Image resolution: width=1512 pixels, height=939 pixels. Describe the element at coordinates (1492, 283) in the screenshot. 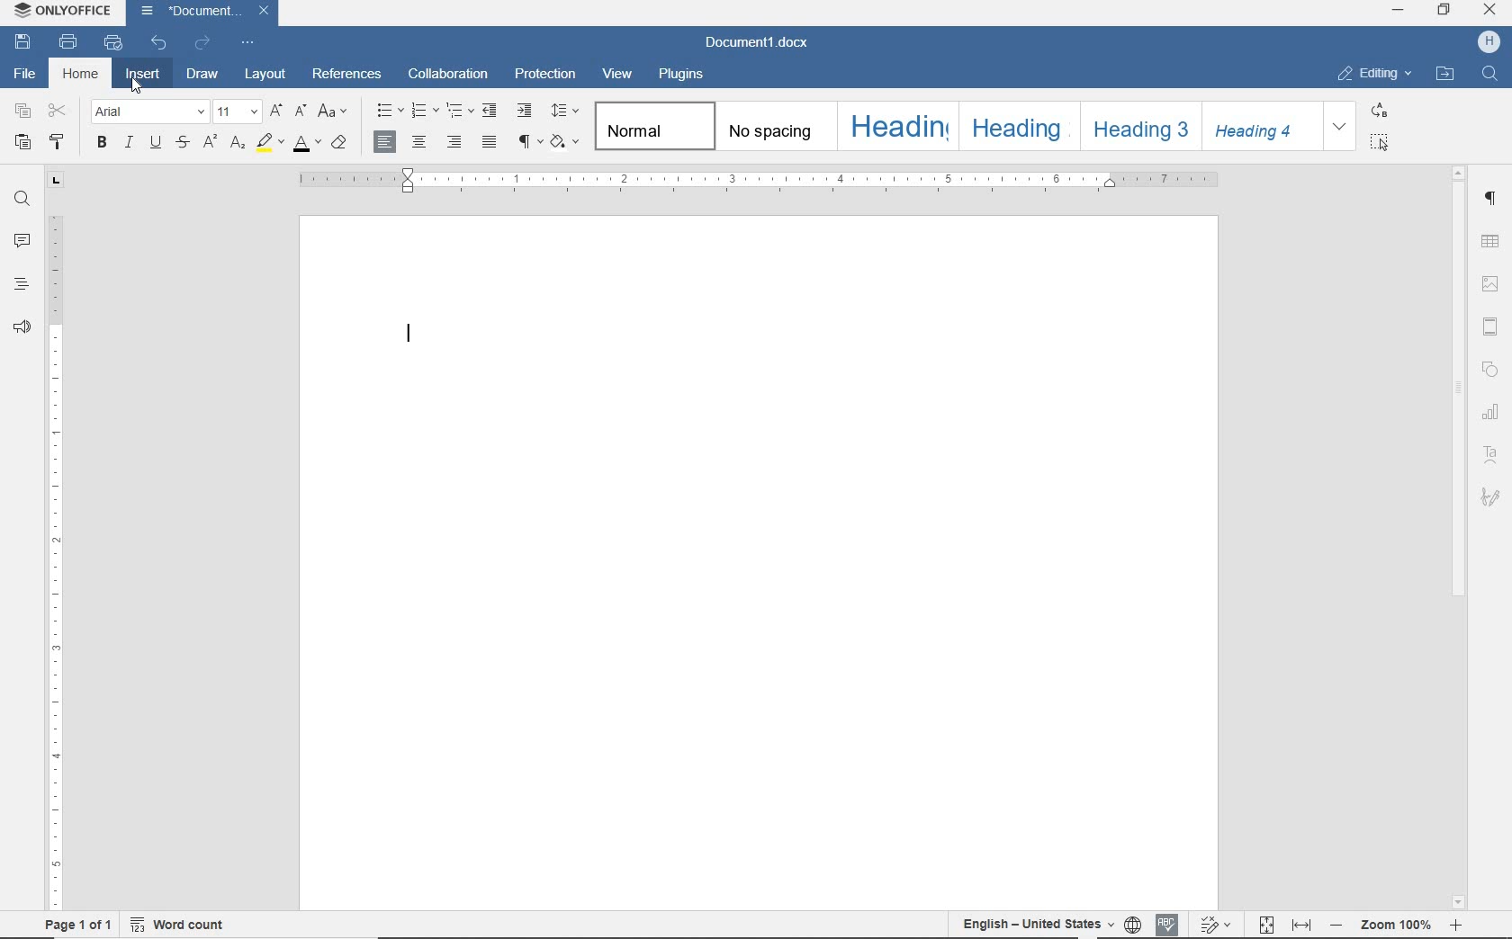

I see `image` at that location.